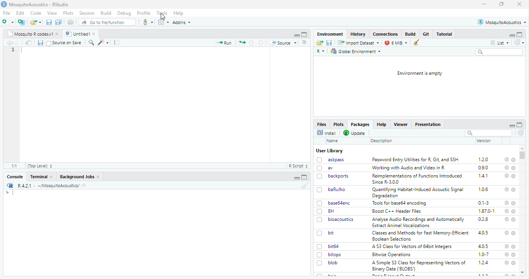  I want to click on Run, so click(223, 43).